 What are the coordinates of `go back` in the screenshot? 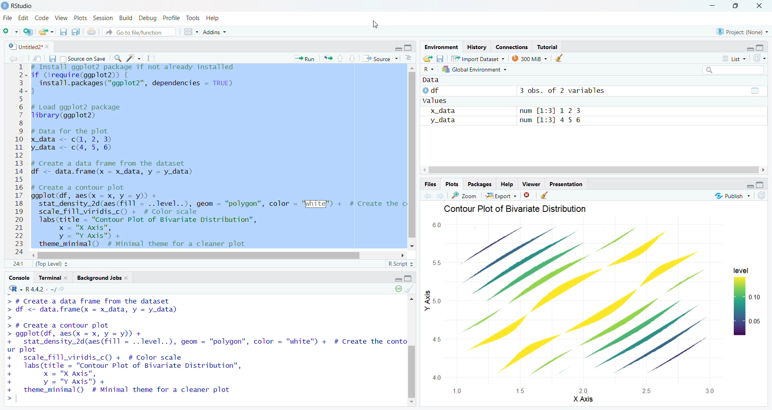 It's located at (425, 196).